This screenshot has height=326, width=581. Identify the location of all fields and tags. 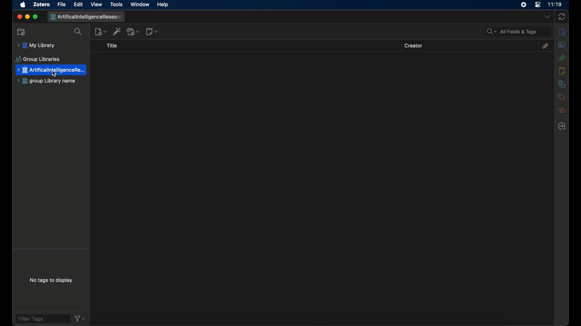
(517, 31).